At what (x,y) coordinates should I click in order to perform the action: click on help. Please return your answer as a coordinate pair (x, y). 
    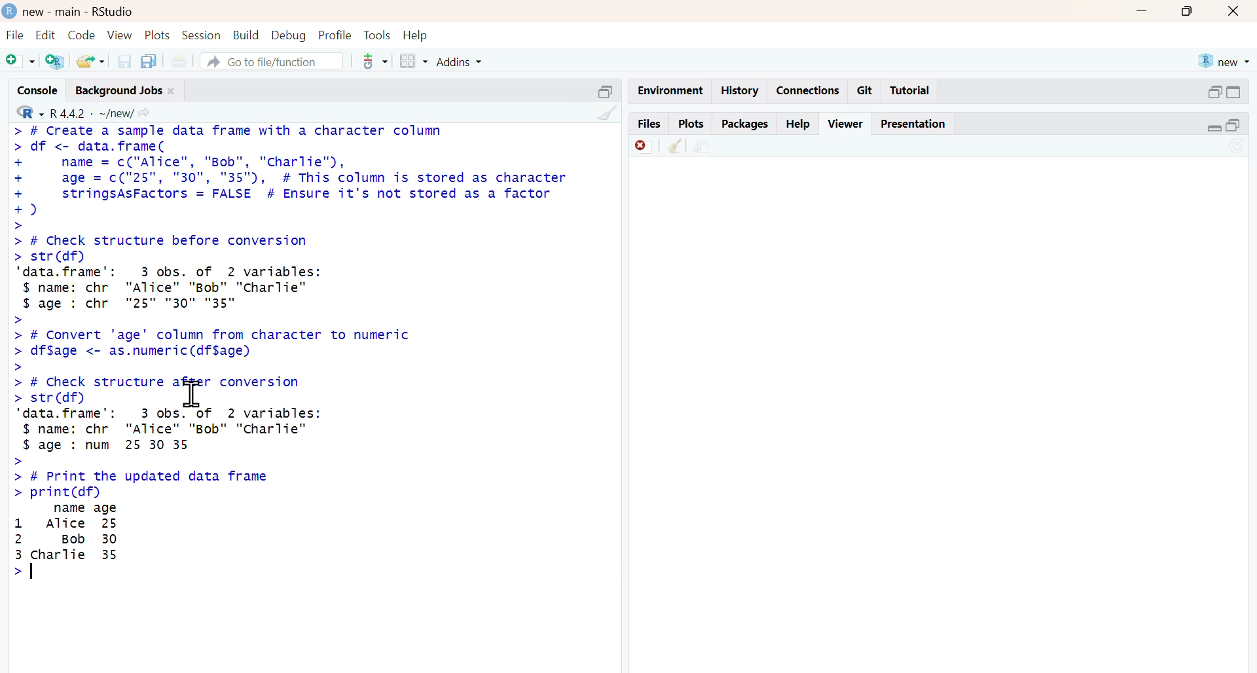
    Looking at the image, I should click on (416, 35).